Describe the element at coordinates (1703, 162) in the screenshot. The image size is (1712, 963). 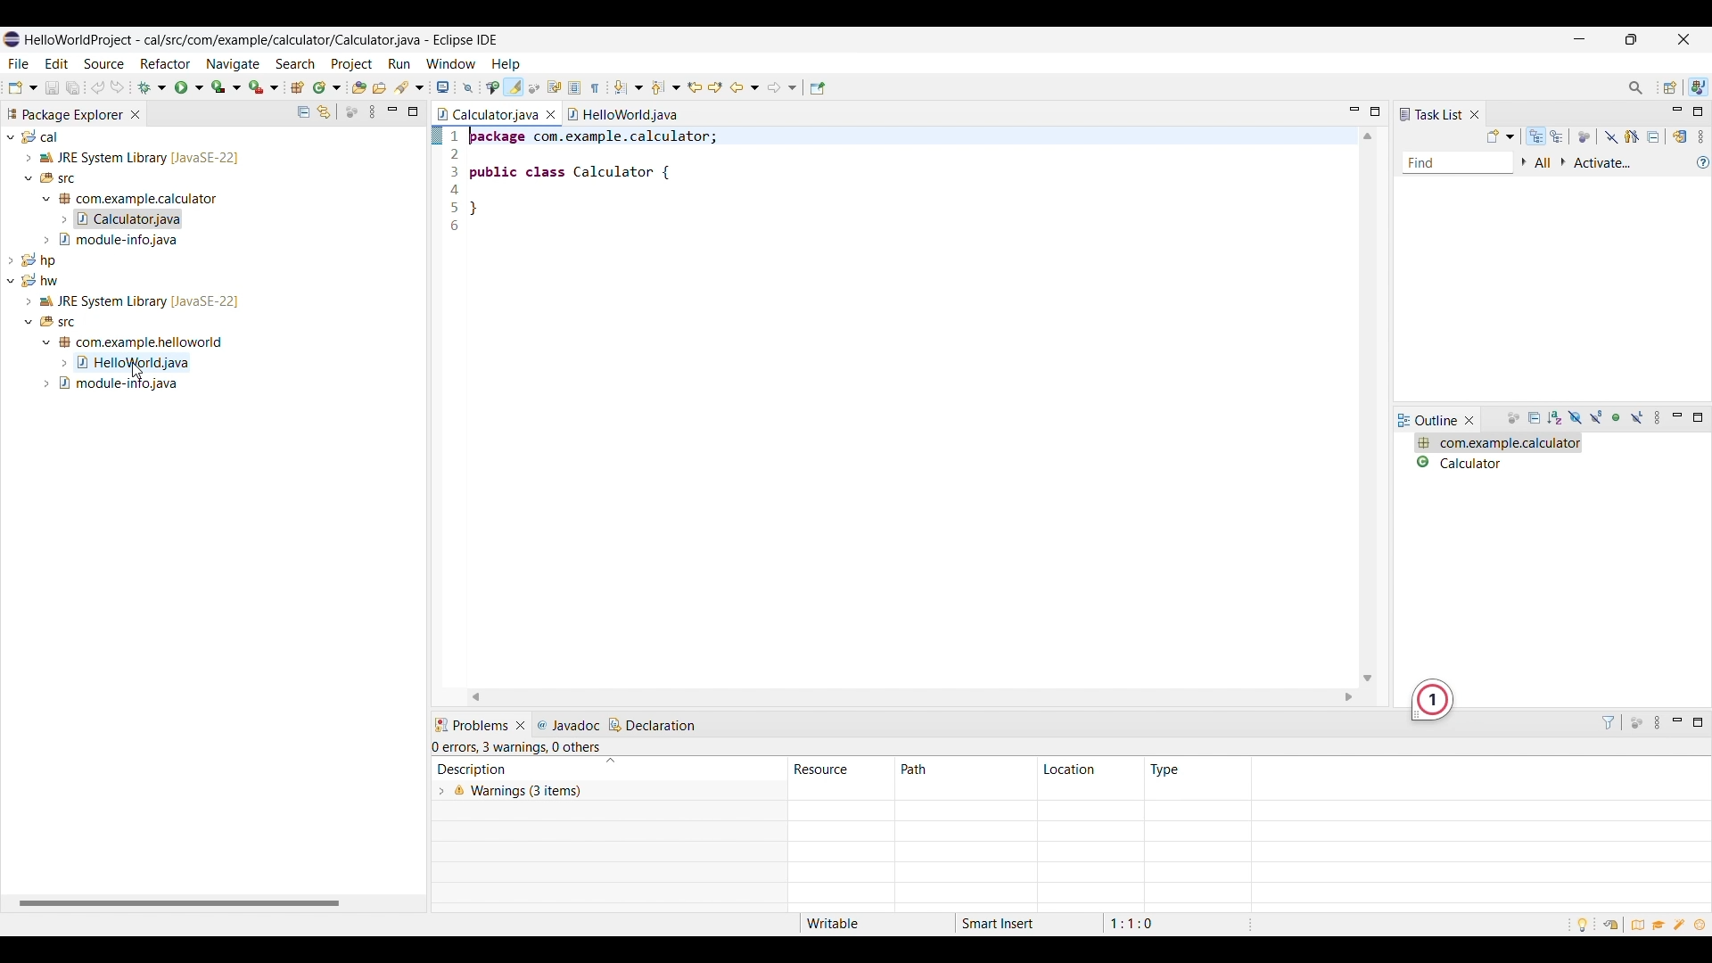
I see `Show tasks UI legend` at that location.